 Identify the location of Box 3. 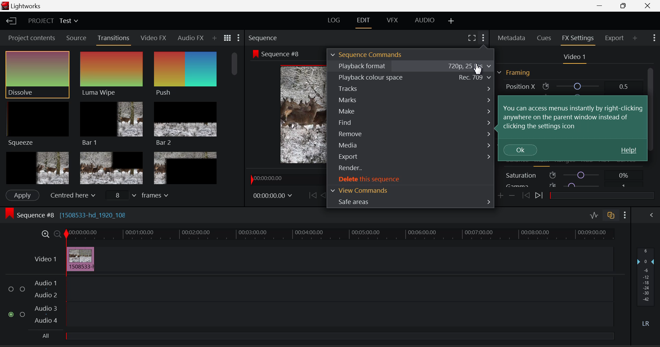
(185, 168).